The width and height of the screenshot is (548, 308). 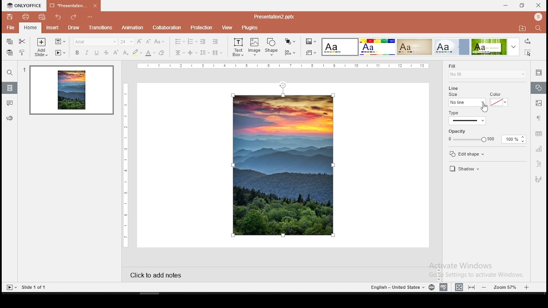 What do you see at coordinates (483, 108) in the screenshot?
I see `mouse pointer` at bounding box center [483, 108].